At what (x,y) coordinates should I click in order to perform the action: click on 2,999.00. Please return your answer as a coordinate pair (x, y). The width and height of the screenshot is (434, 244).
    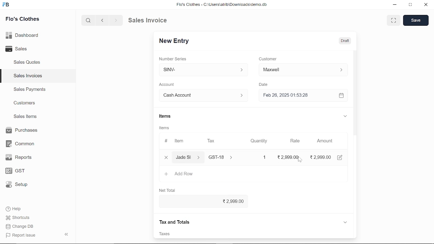
    Looking at the image, I should click on (321, 157).